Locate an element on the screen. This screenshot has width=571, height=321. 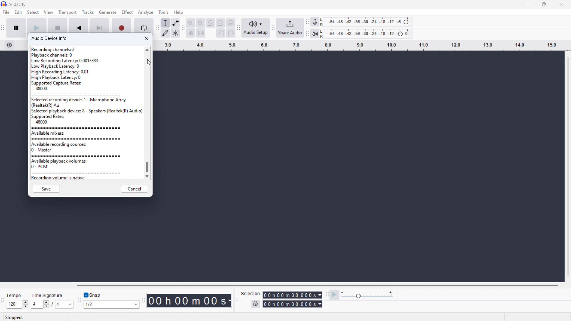
Tempo is located at coordinates (14, 295).